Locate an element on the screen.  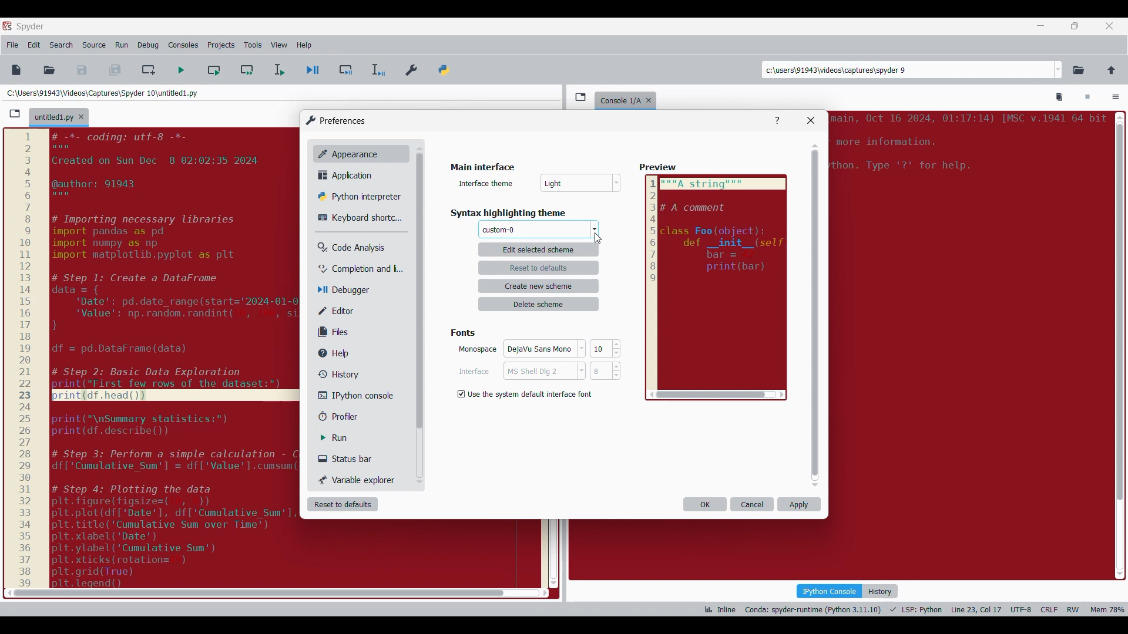
PYTHONPATH manager is located at coordinates (446, 68).